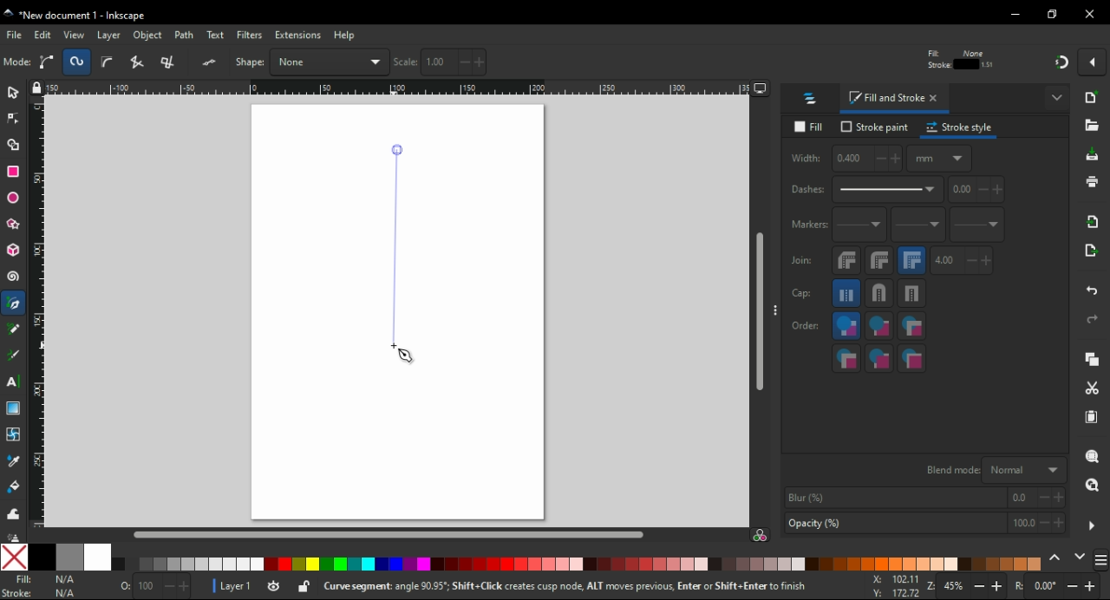  What do you see at coordinates (15, 461) in the screenshot?
I see `dropper tool` at bounding box center [15, 461].